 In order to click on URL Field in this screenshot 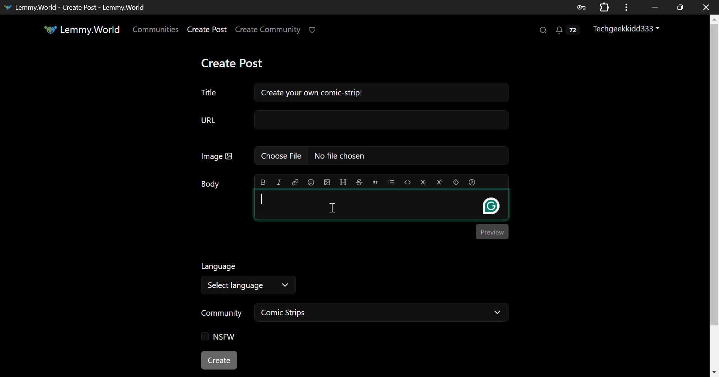, I will do `click(352, 120)`.